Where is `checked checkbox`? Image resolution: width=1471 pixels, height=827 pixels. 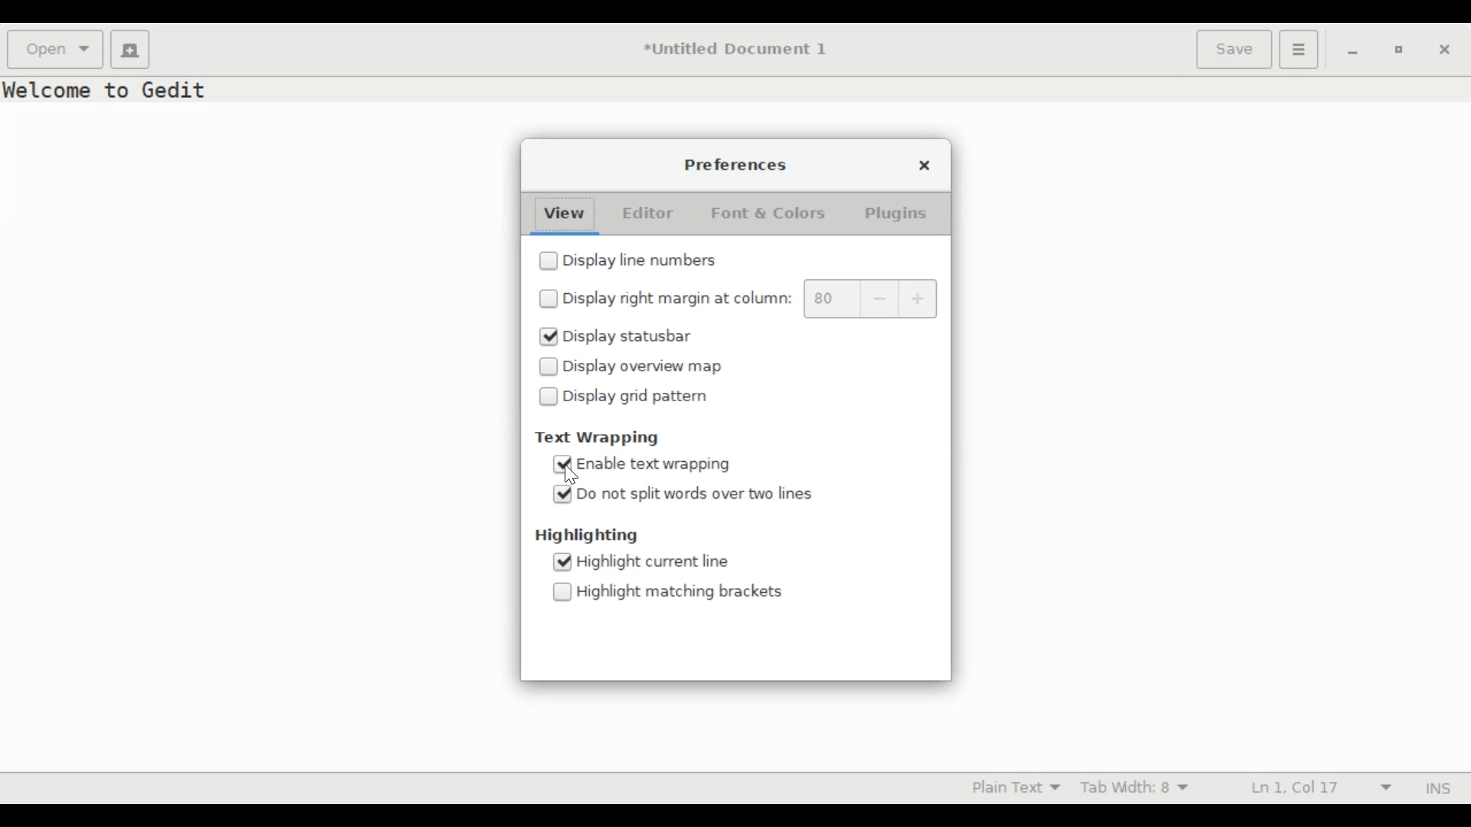
checked checkbox is located at coordinates (562, 563).